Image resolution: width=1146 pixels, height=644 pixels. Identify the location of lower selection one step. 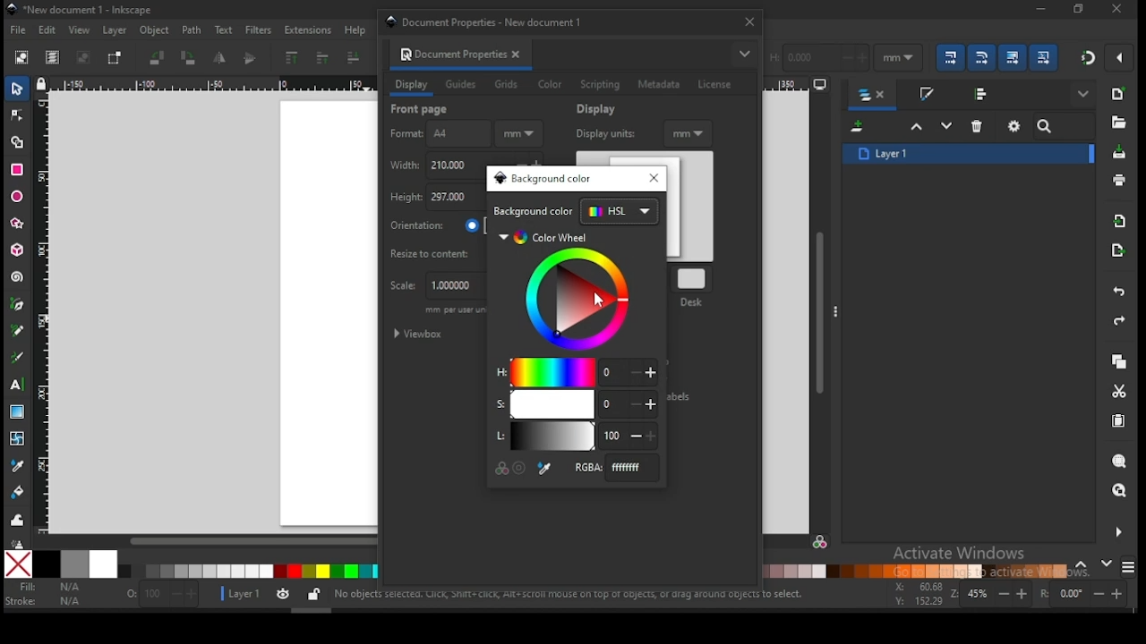
(946, 126).